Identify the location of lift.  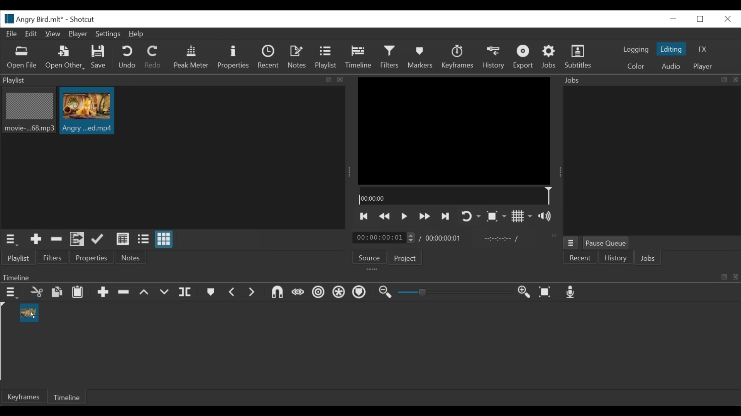
(144, 293).